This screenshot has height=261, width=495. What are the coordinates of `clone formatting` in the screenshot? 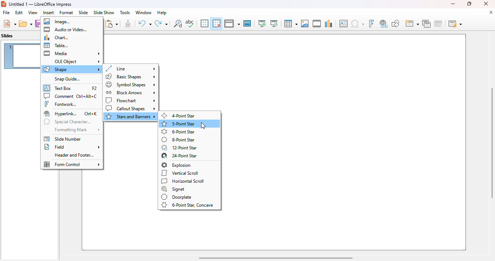 It's located at (128, 24).